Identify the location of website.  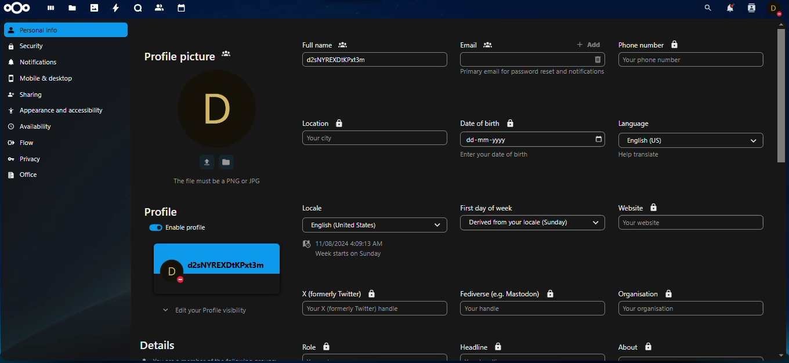
(638, 207).